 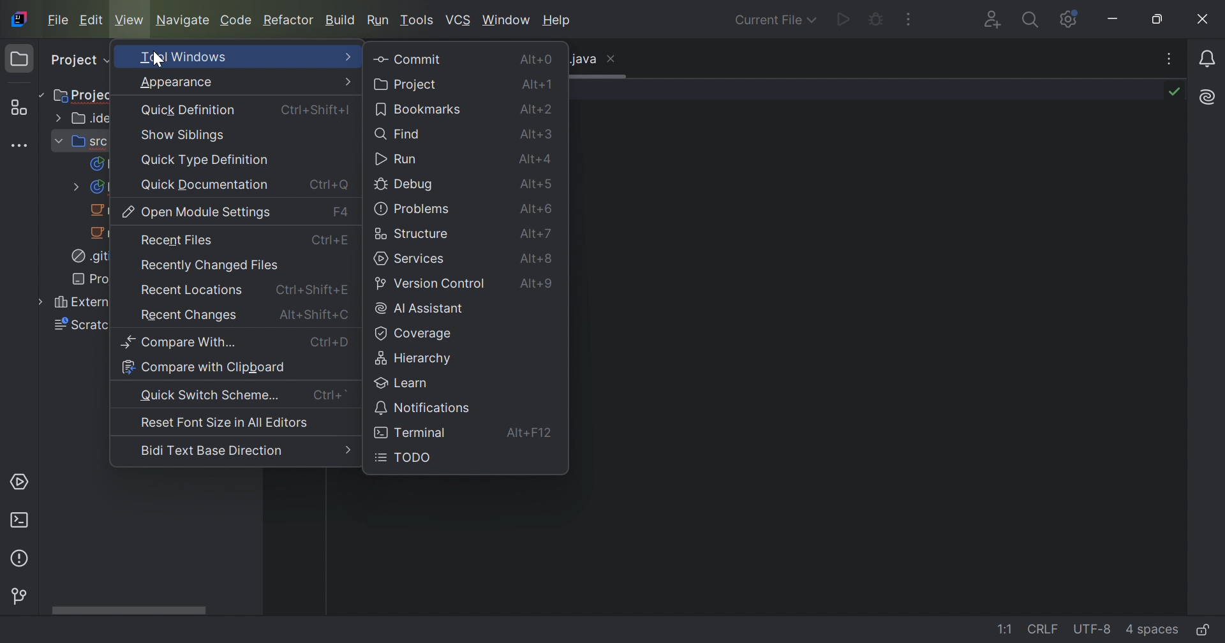 I want to click on Appearance, so click(x=177, y=83).